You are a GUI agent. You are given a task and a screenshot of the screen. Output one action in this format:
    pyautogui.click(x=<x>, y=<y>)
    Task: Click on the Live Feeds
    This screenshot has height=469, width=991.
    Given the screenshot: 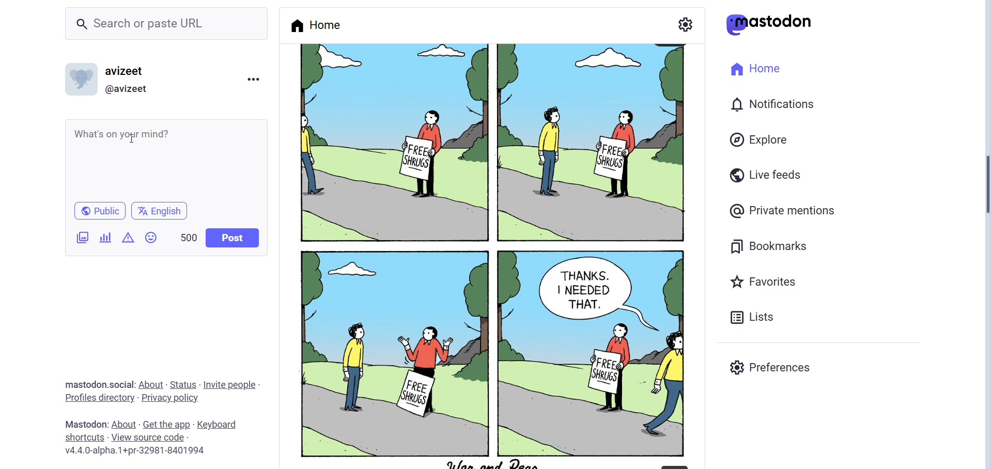 What is the action you would take?
    pyautogui.click(x=766, y=175)
    